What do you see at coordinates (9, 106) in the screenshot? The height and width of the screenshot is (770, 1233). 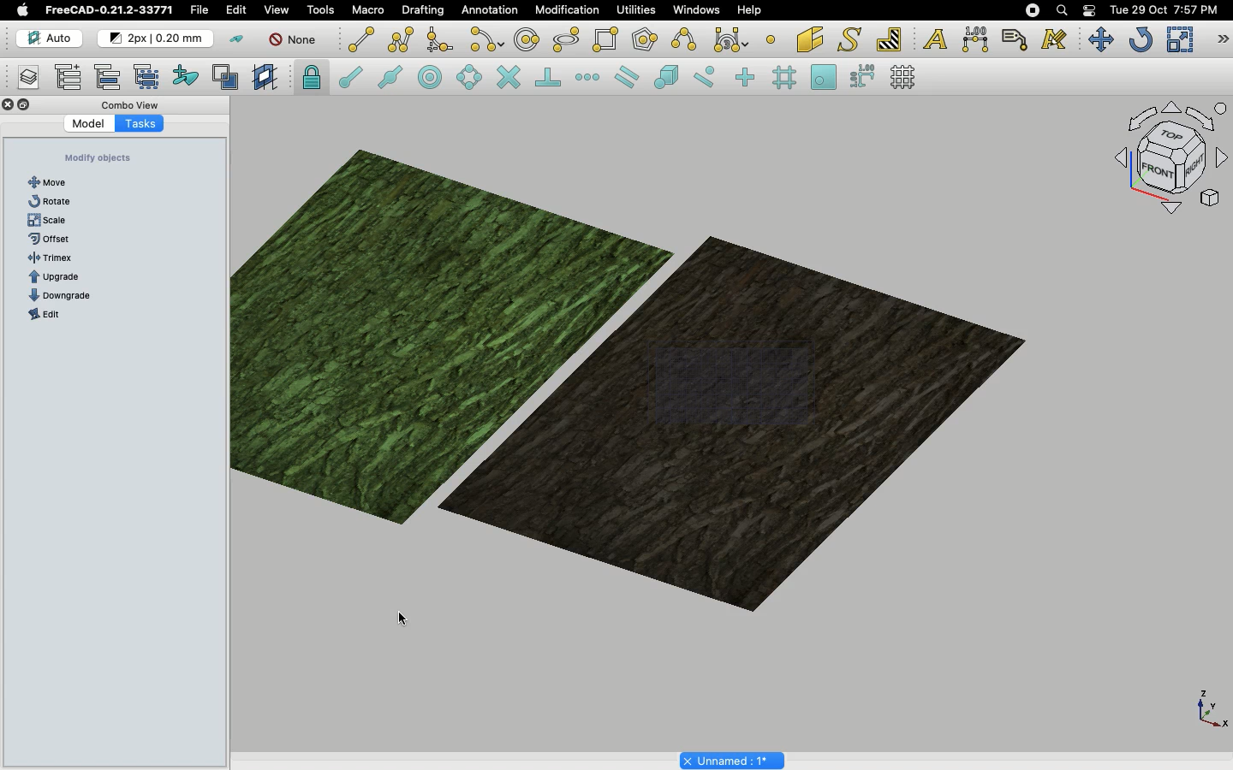 I see `Close` at bounding box center [9, 106].